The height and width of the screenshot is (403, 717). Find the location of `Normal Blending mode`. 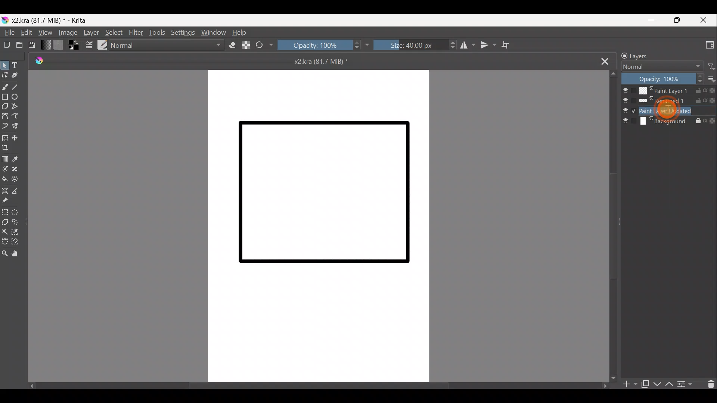

Normal Blending mode is located at coordinates (661, 67).